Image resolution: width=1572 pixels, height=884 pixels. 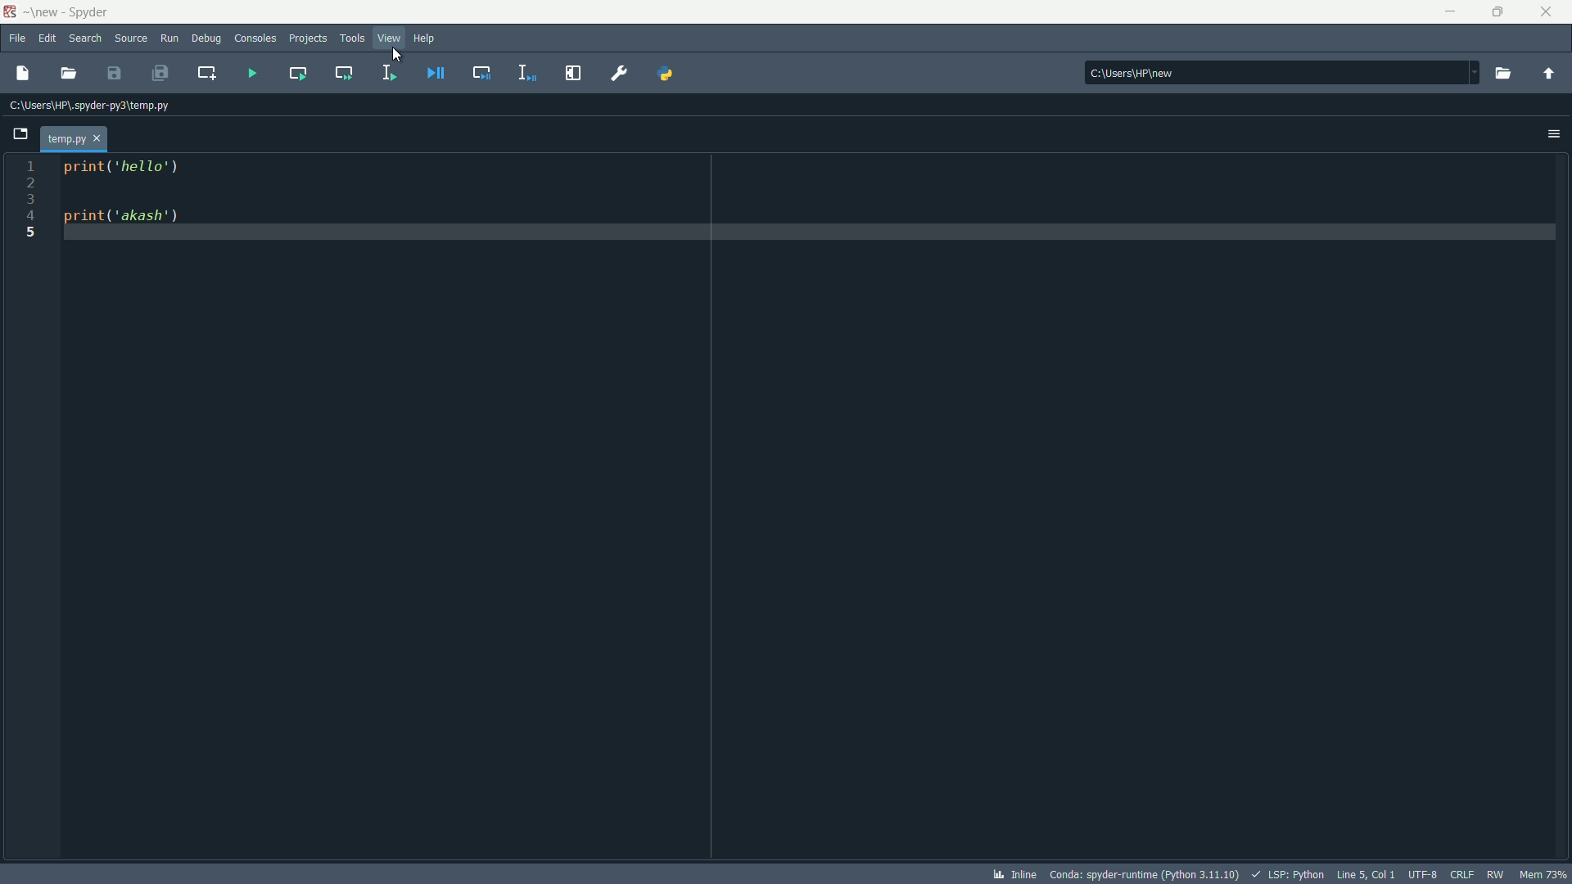 I want to click on cursor position, so click(x=1366, y=874).